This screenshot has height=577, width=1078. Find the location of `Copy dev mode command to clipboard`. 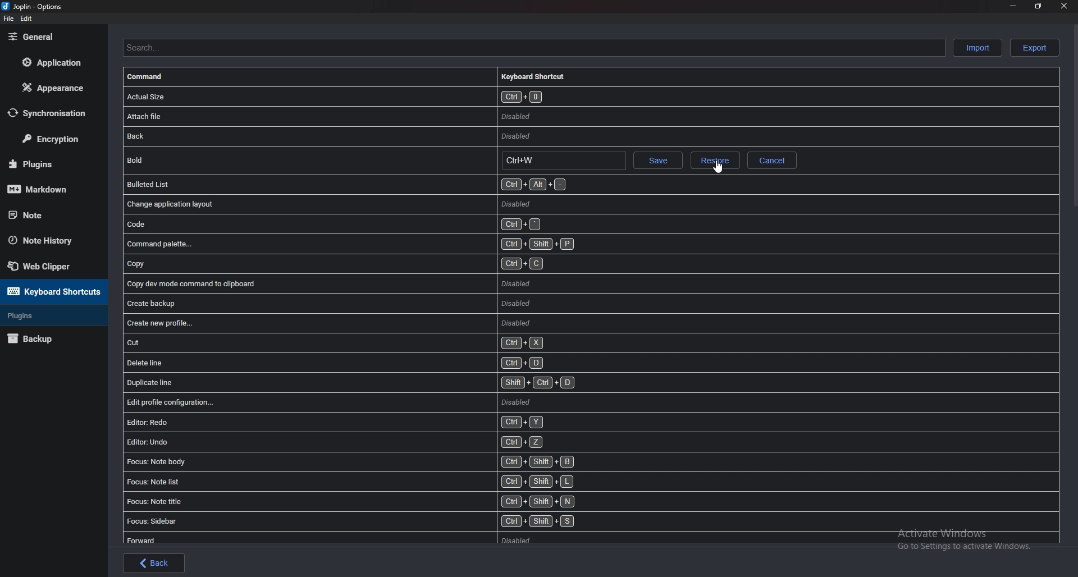

Copy dev mode command to clipboard is located at coordinates (332, 284).